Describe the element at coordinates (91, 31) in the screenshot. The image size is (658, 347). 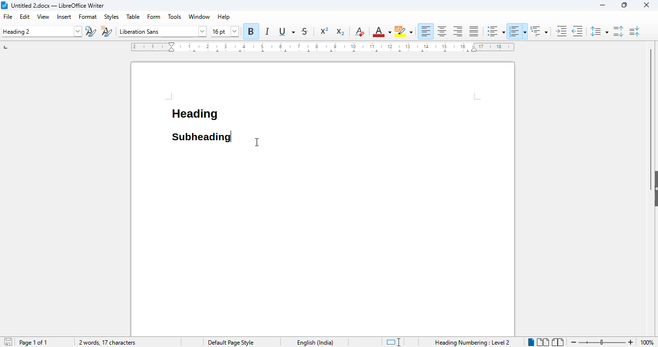
I see `update selected style` at that location.